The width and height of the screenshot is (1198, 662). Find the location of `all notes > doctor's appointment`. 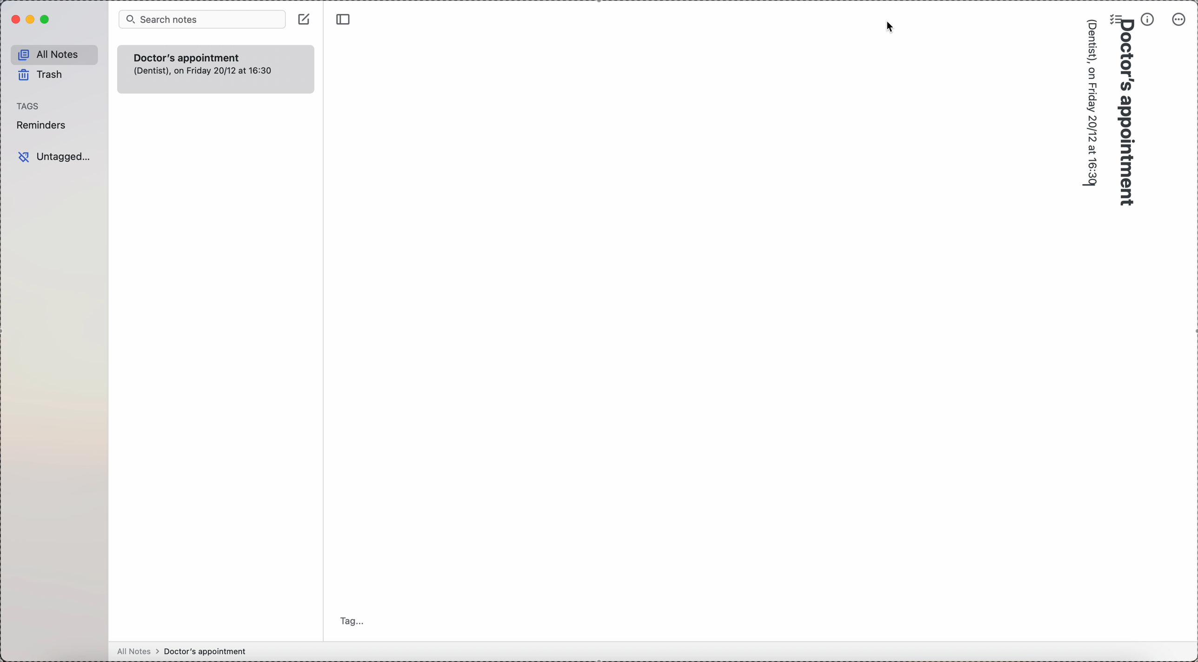

all notes > doctor's appointment is located at coordinates (182, 650).